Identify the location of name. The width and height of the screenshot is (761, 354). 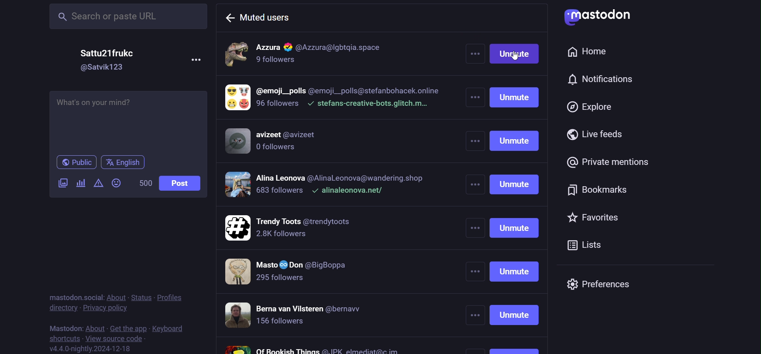
(110, 54).